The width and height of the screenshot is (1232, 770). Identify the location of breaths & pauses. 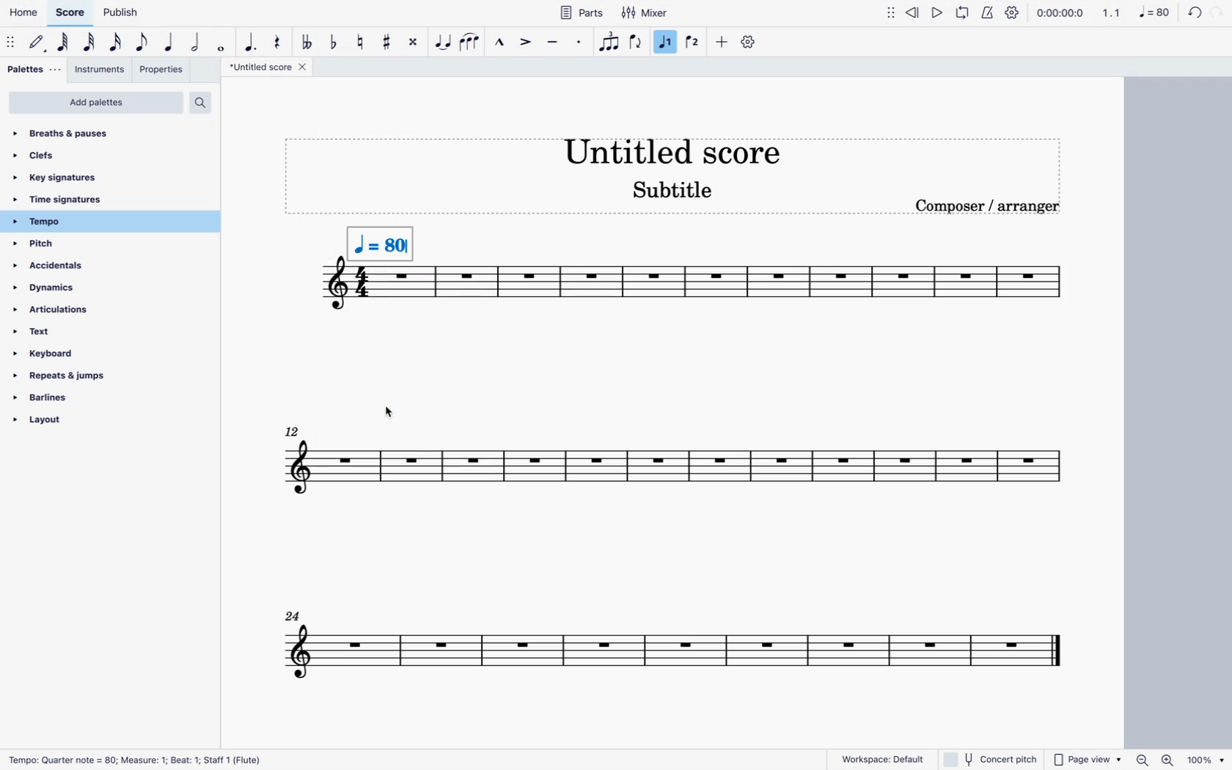
(89, 133).